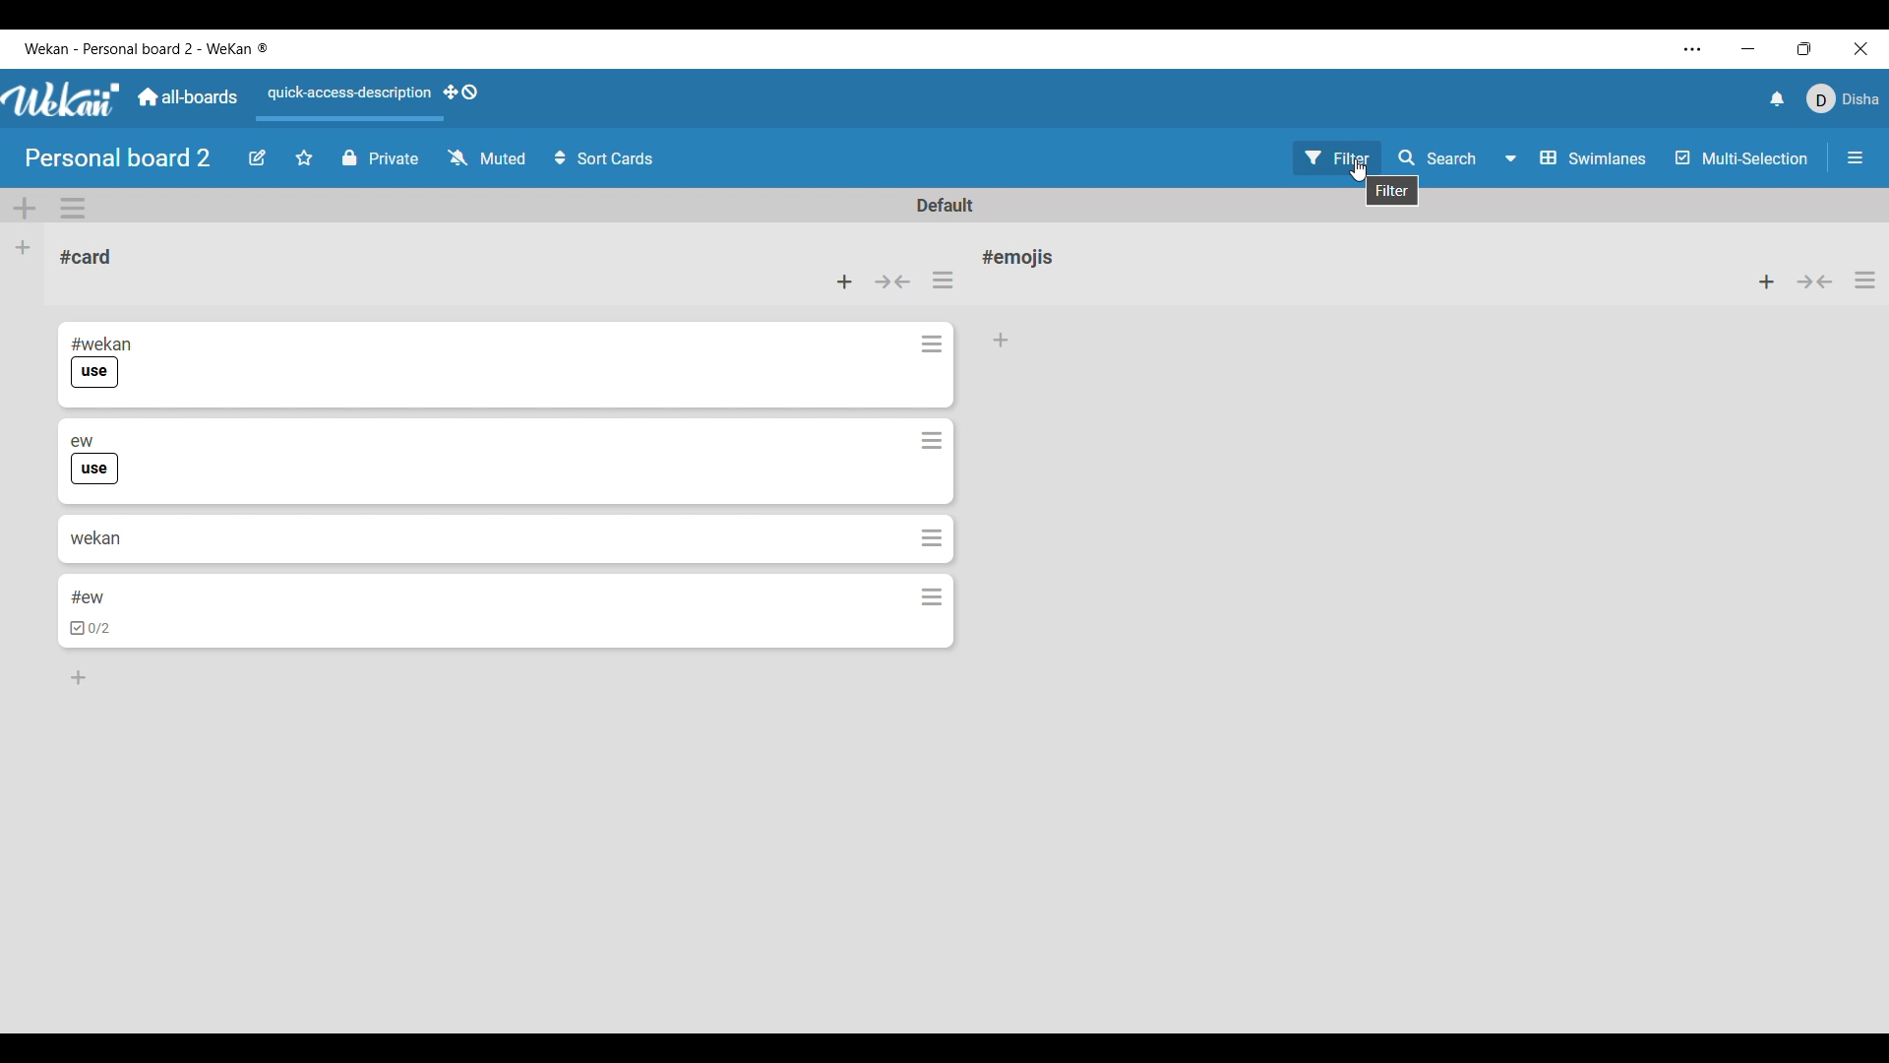 The image size is (1889, 1063). I want to click on Add list, so click(23, 248).